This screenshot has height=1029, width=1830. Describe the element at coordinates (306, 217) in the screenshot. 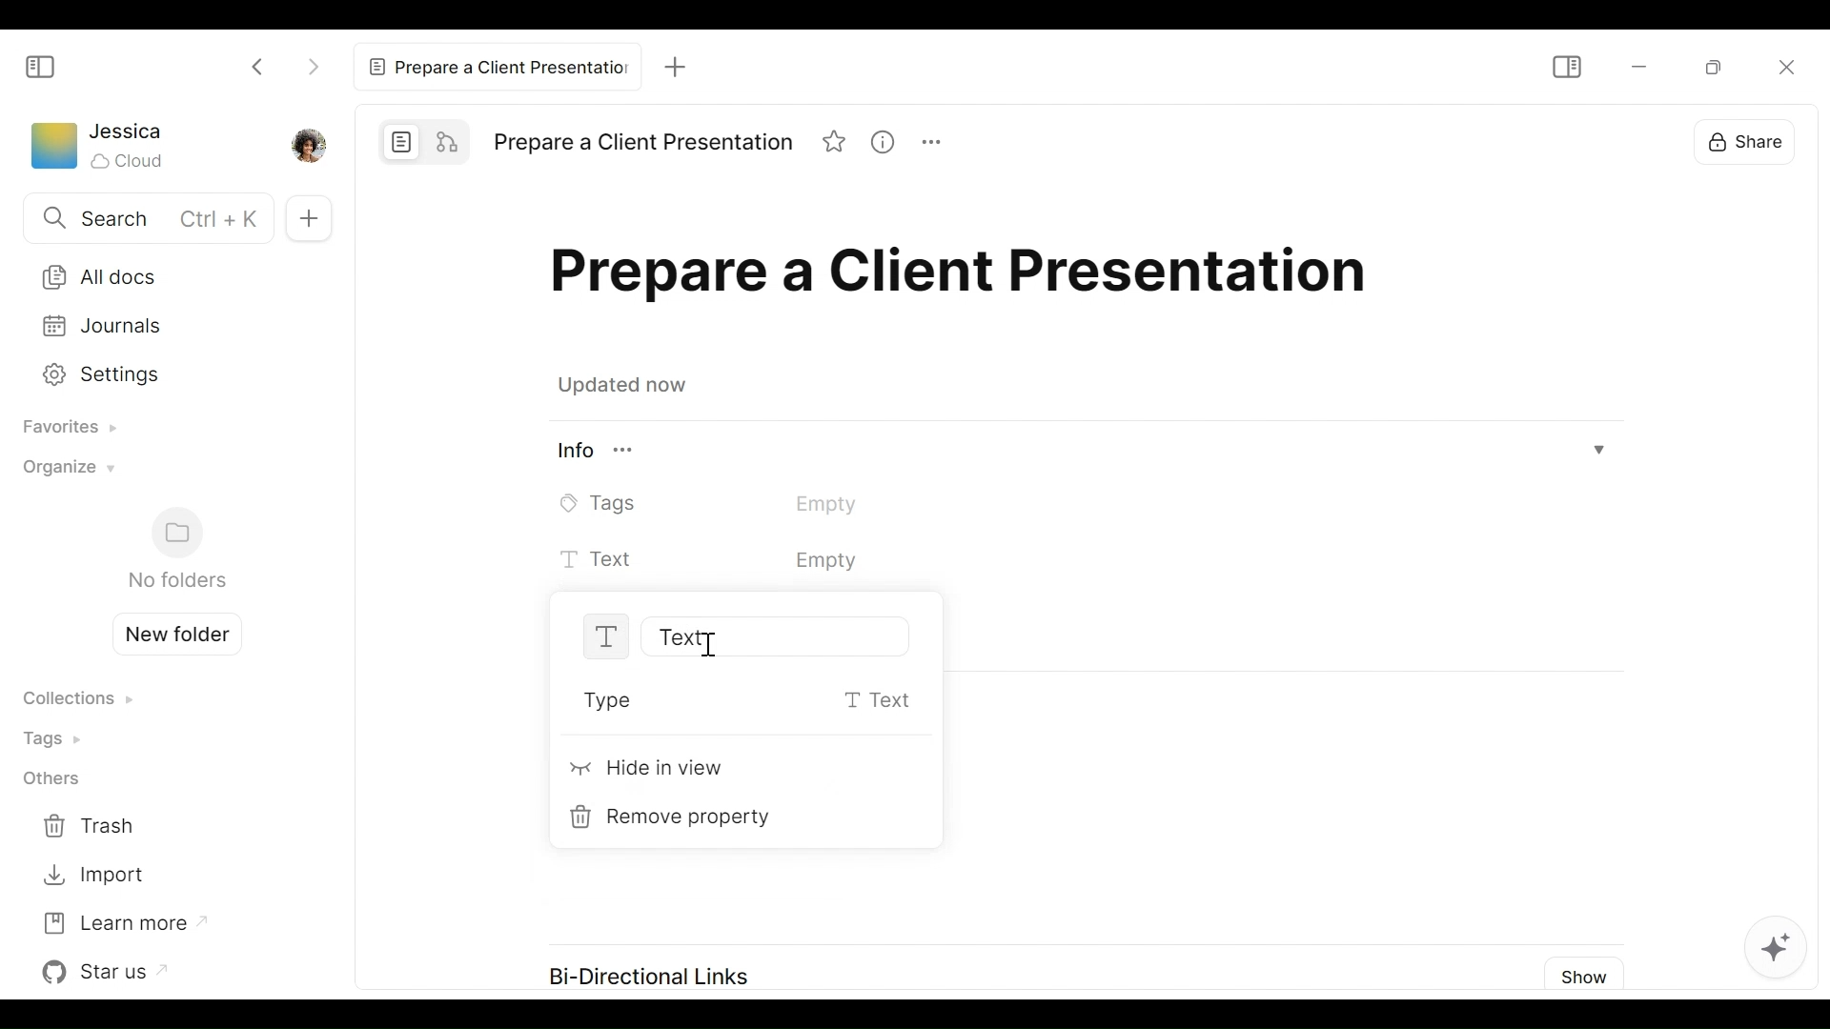

I see `Add new` at that location.